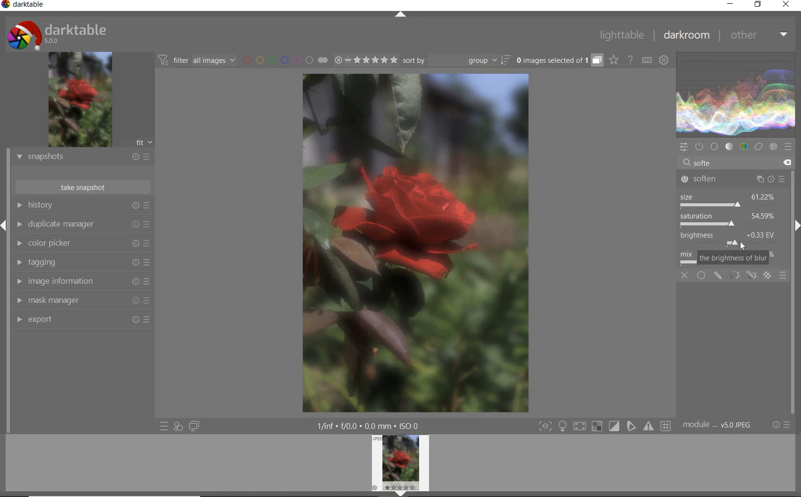  What do you see at coordinates (733, 220) in the screenshot?
I see `the size of blur` at bounding box center [733, 220].